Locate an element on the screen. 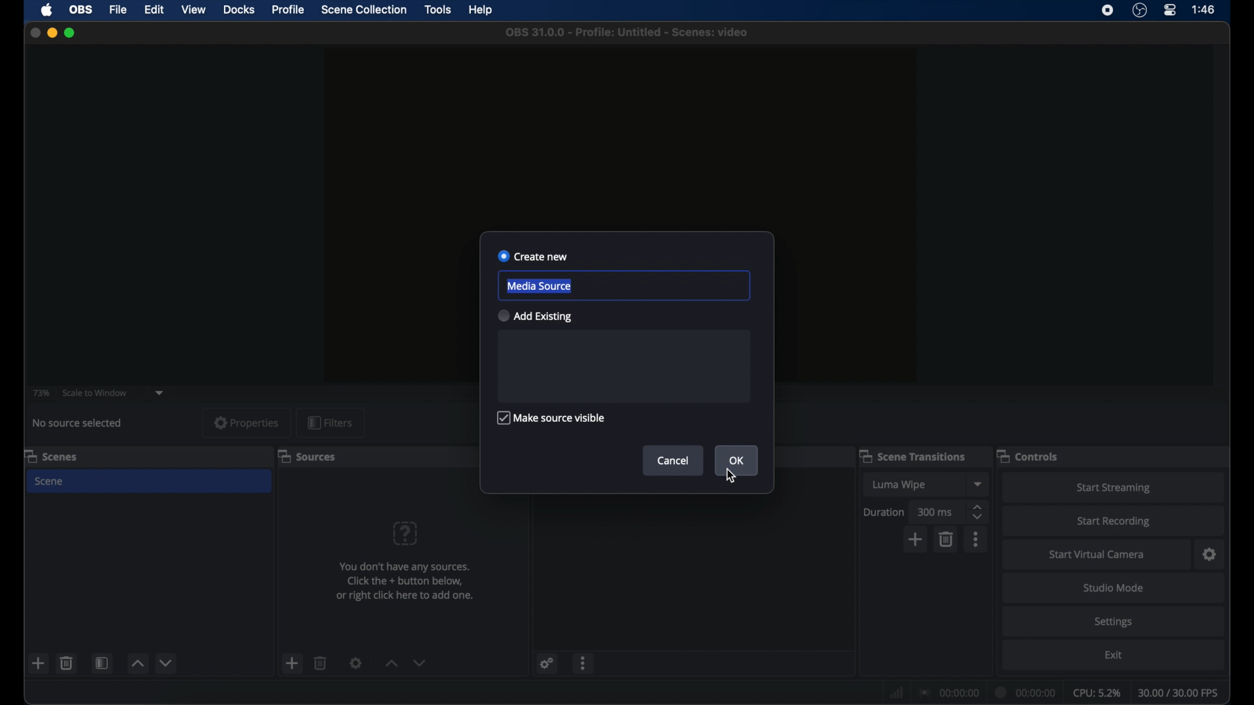  scenes is located at coordinates (50, 457).